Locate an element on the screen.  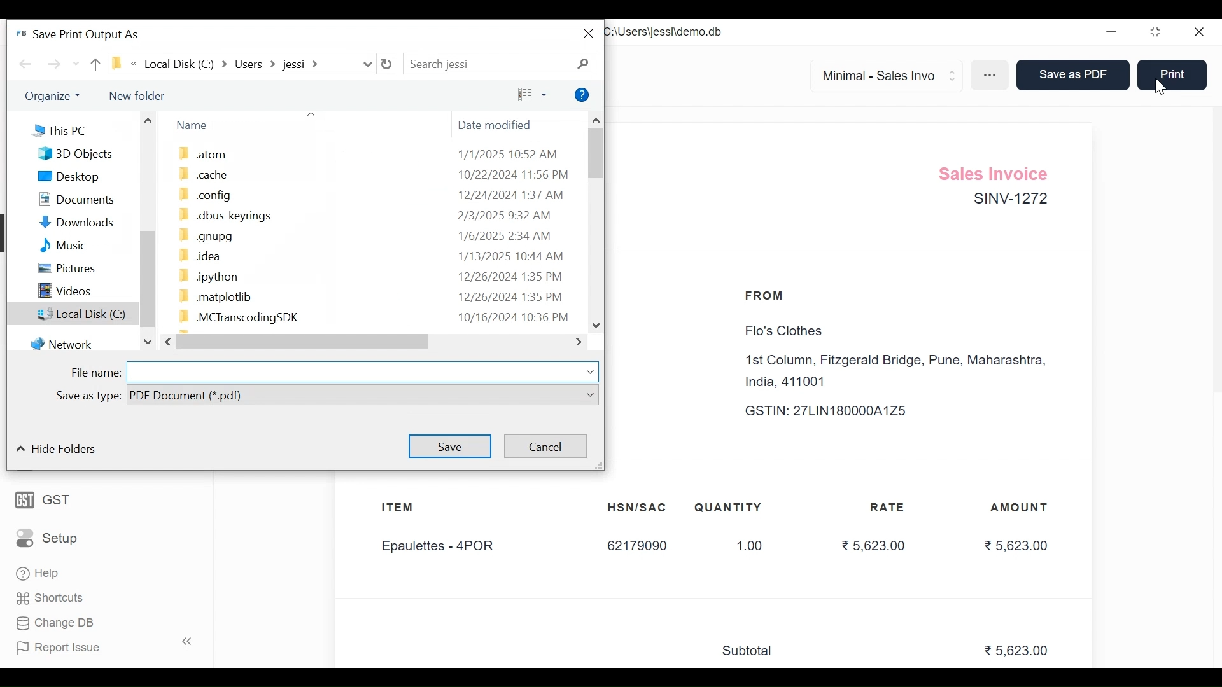
Minimal - Sales Invo is located at coordinates (881, 75).